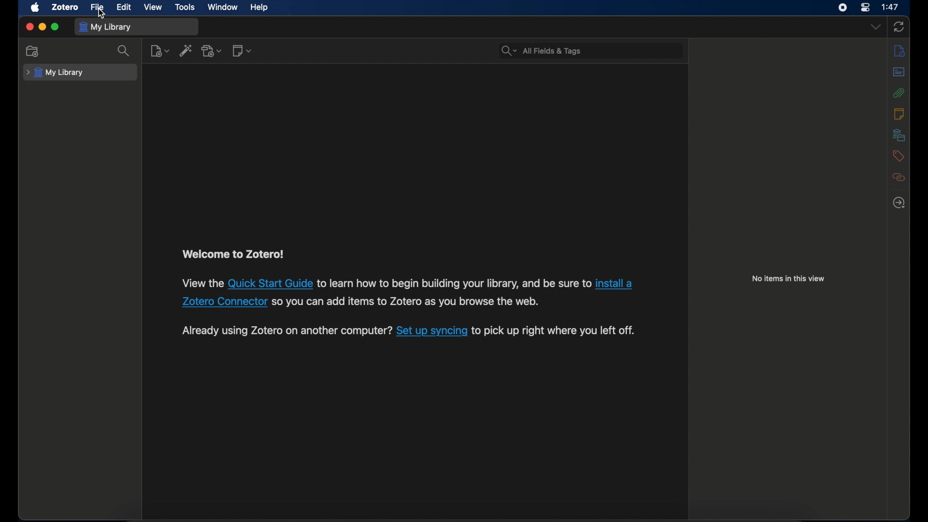 The width and height of the screenshot is (928, 522). What do you see at coordinates (124, 52) in the screenshot?
I see `search` at bounding box center [124, 52].